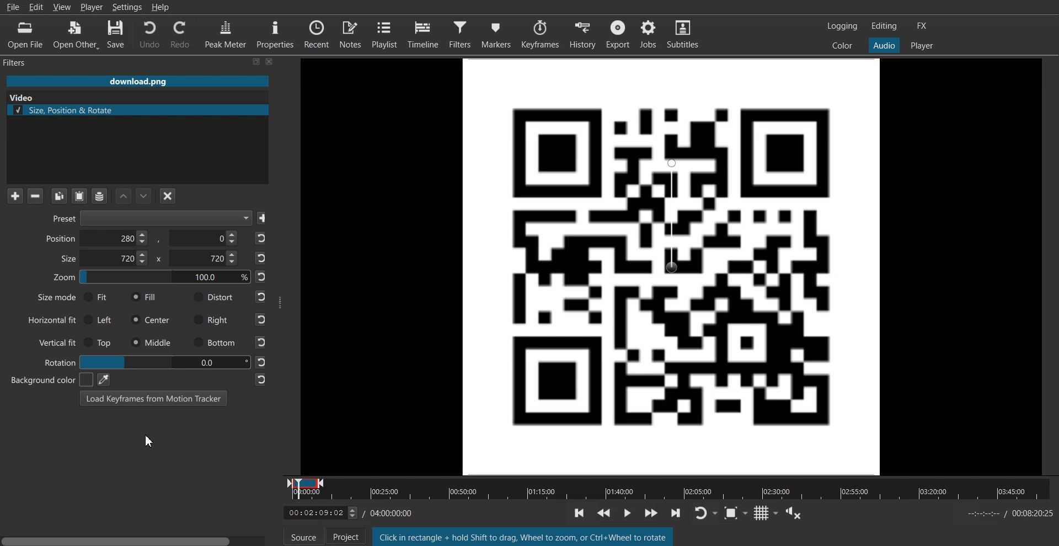 This screenshot has width=1059, height=546. What do you see at coordinates (224, 35) in the screenshot?
I see `Peak Meter` at bounding box center [224, 35].